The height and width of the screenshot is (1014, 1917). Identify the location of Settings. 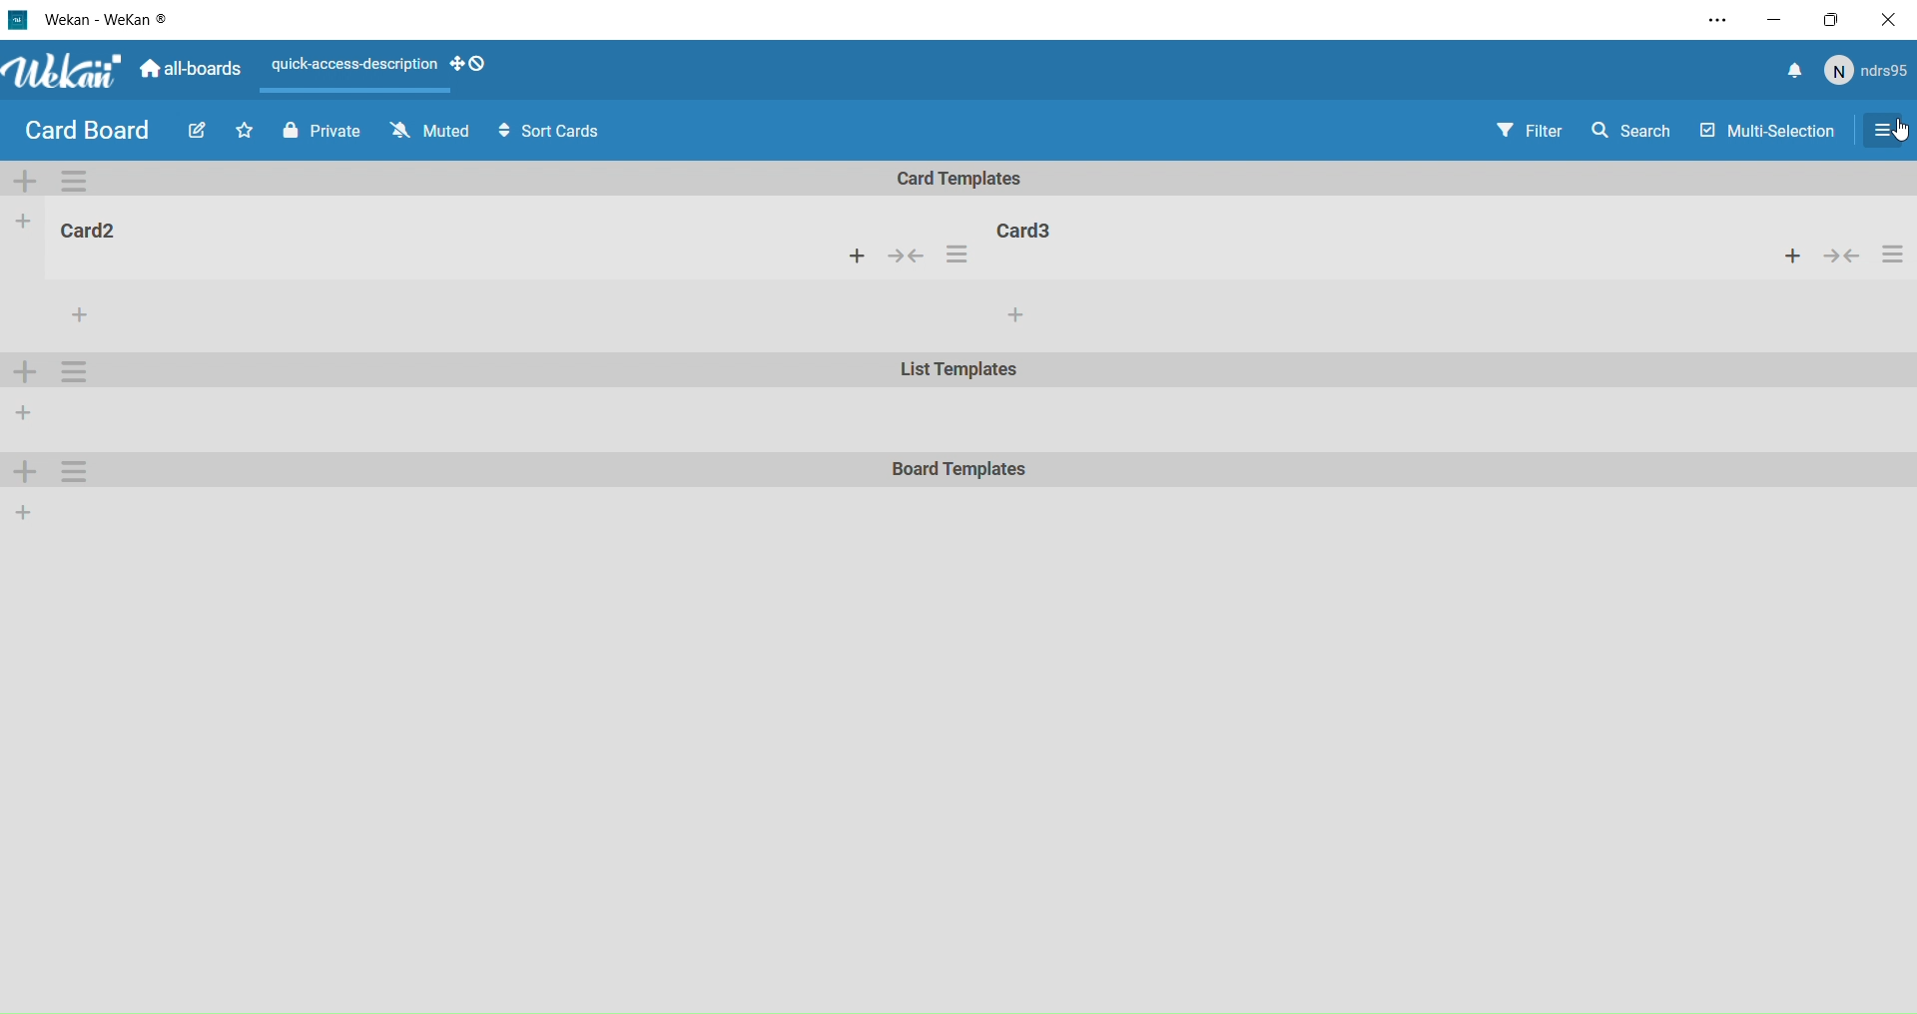
(1891, 132).